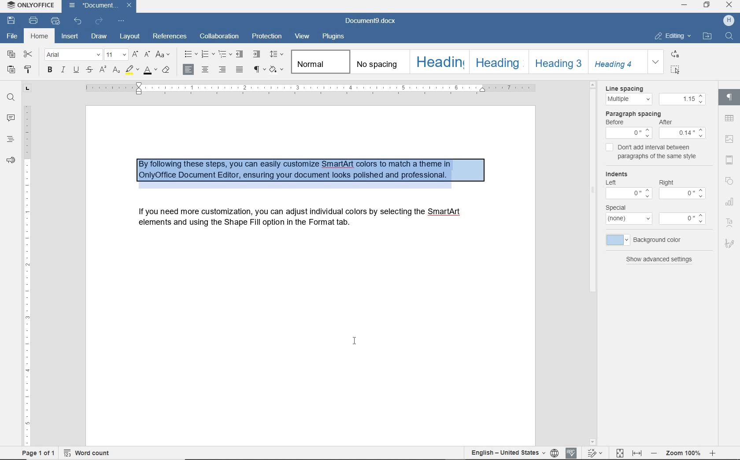  What do you see at coordinates (555, 452) in the screenshot?
I see `set document language` at bounding box center [555, 452].